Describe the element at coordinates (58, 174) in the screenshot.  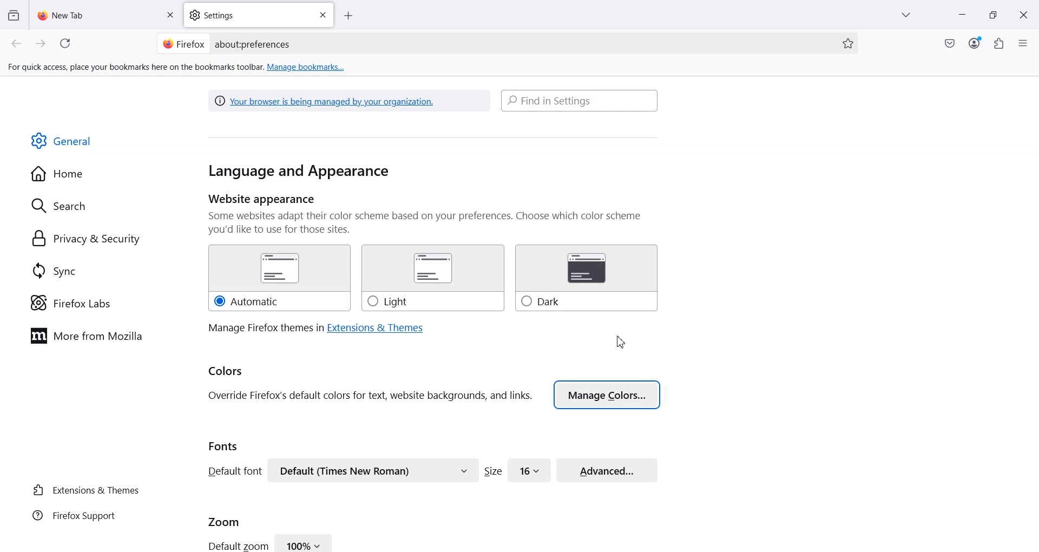
I see `o Home` at that location.